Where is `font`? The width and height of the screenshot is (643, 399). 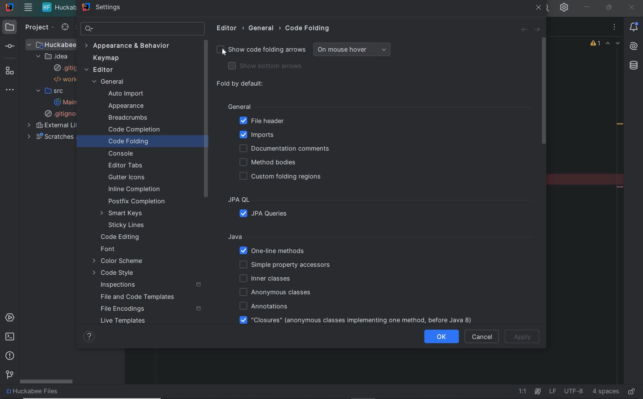
font is located at coordinates (108, 249).